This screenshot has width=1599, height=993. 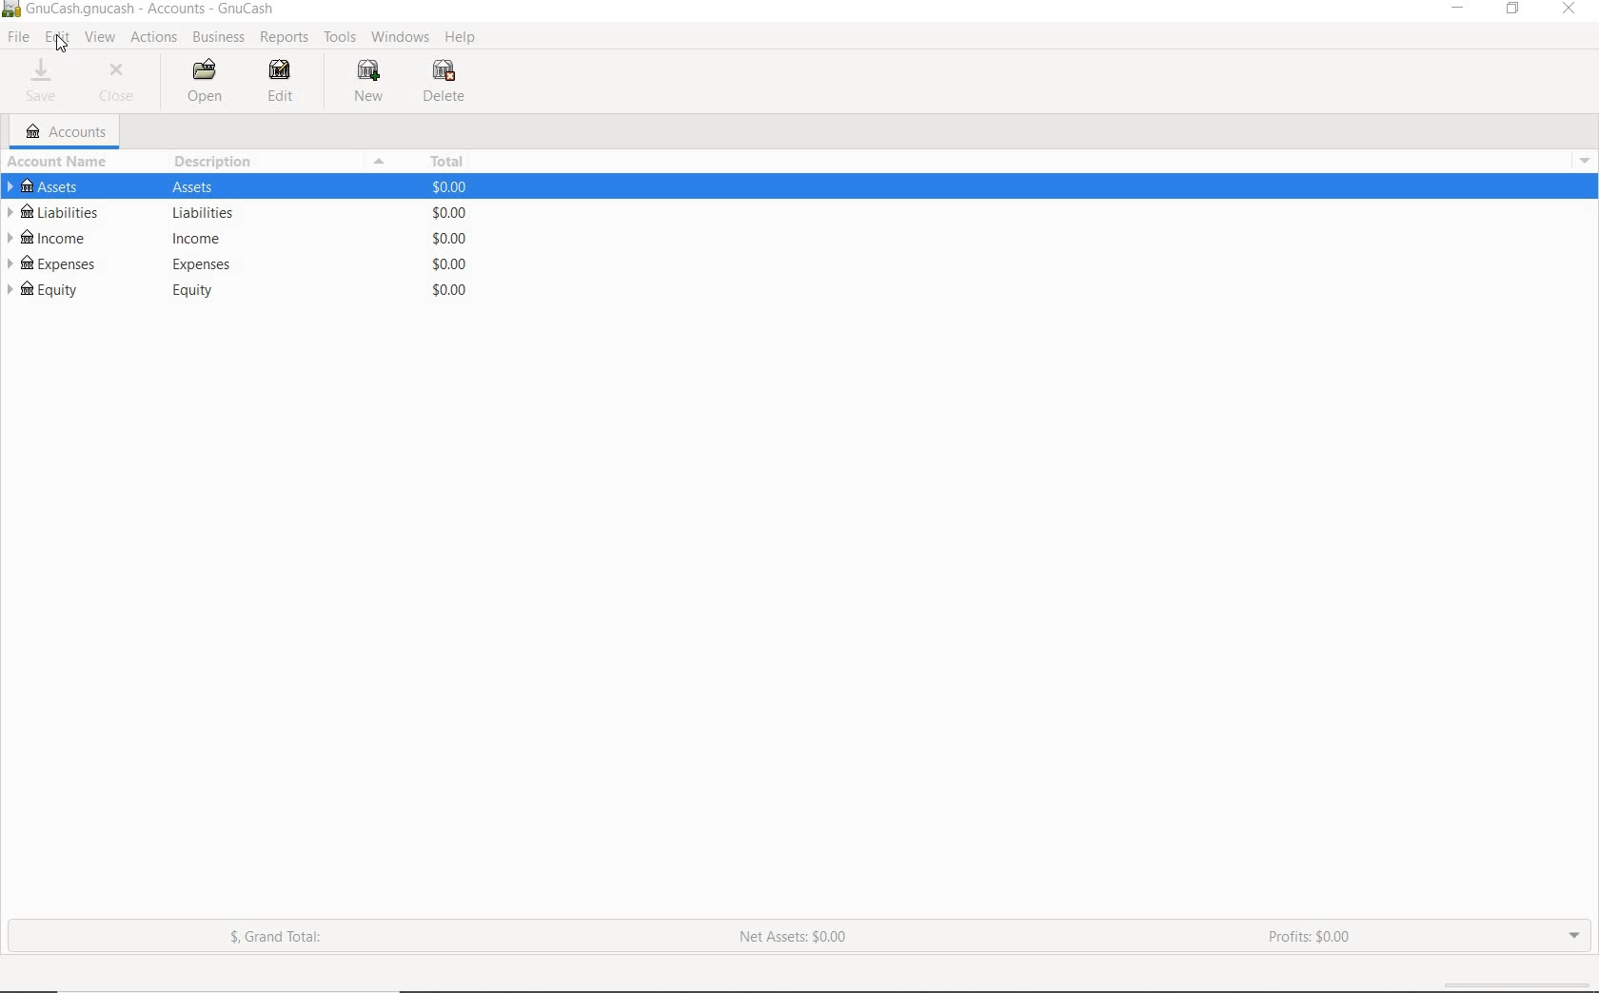 I want to click on ACCOUNT NAME, so click(x=57, y=163).